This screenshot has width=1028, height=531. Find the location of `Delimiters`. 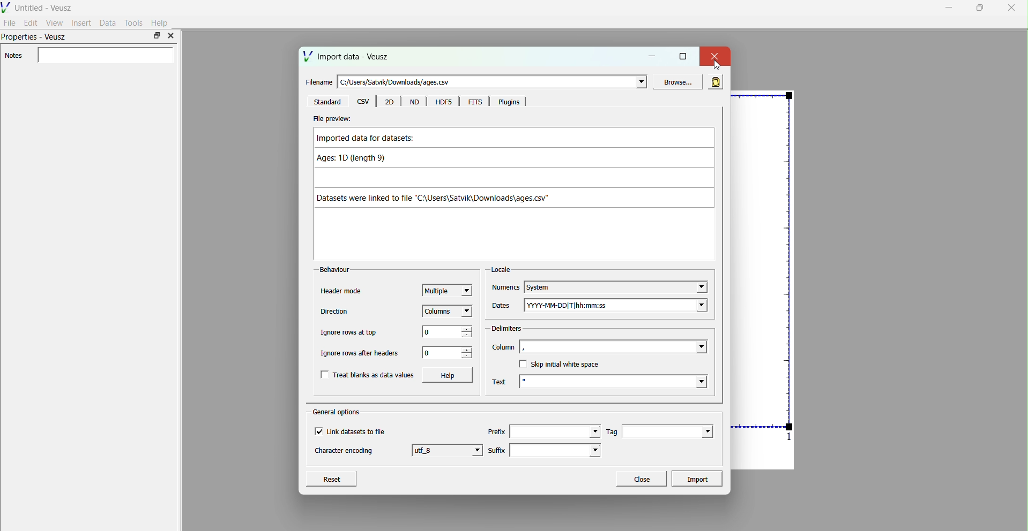

Delimiters is located at coordinates (506, 328).